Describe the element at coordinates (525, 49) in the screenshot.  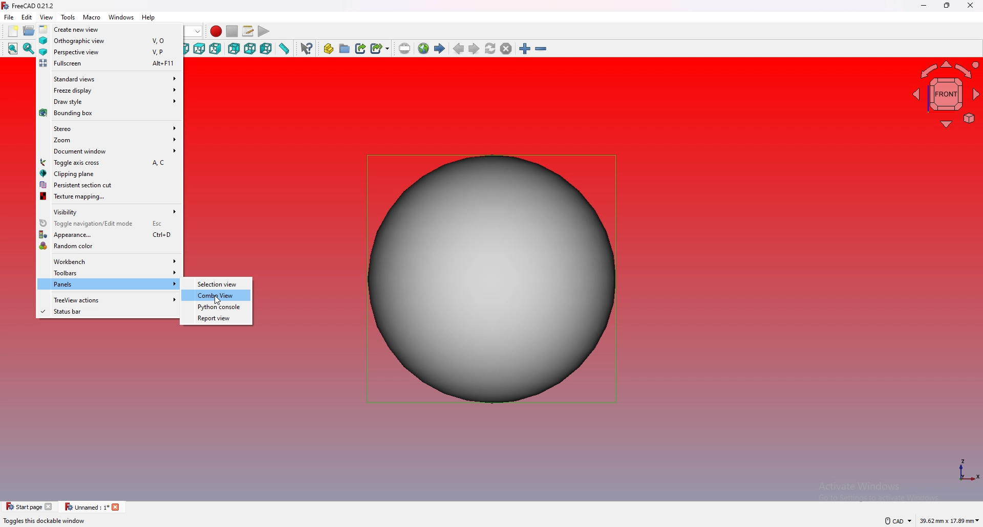
I see `zoom in` at that location.